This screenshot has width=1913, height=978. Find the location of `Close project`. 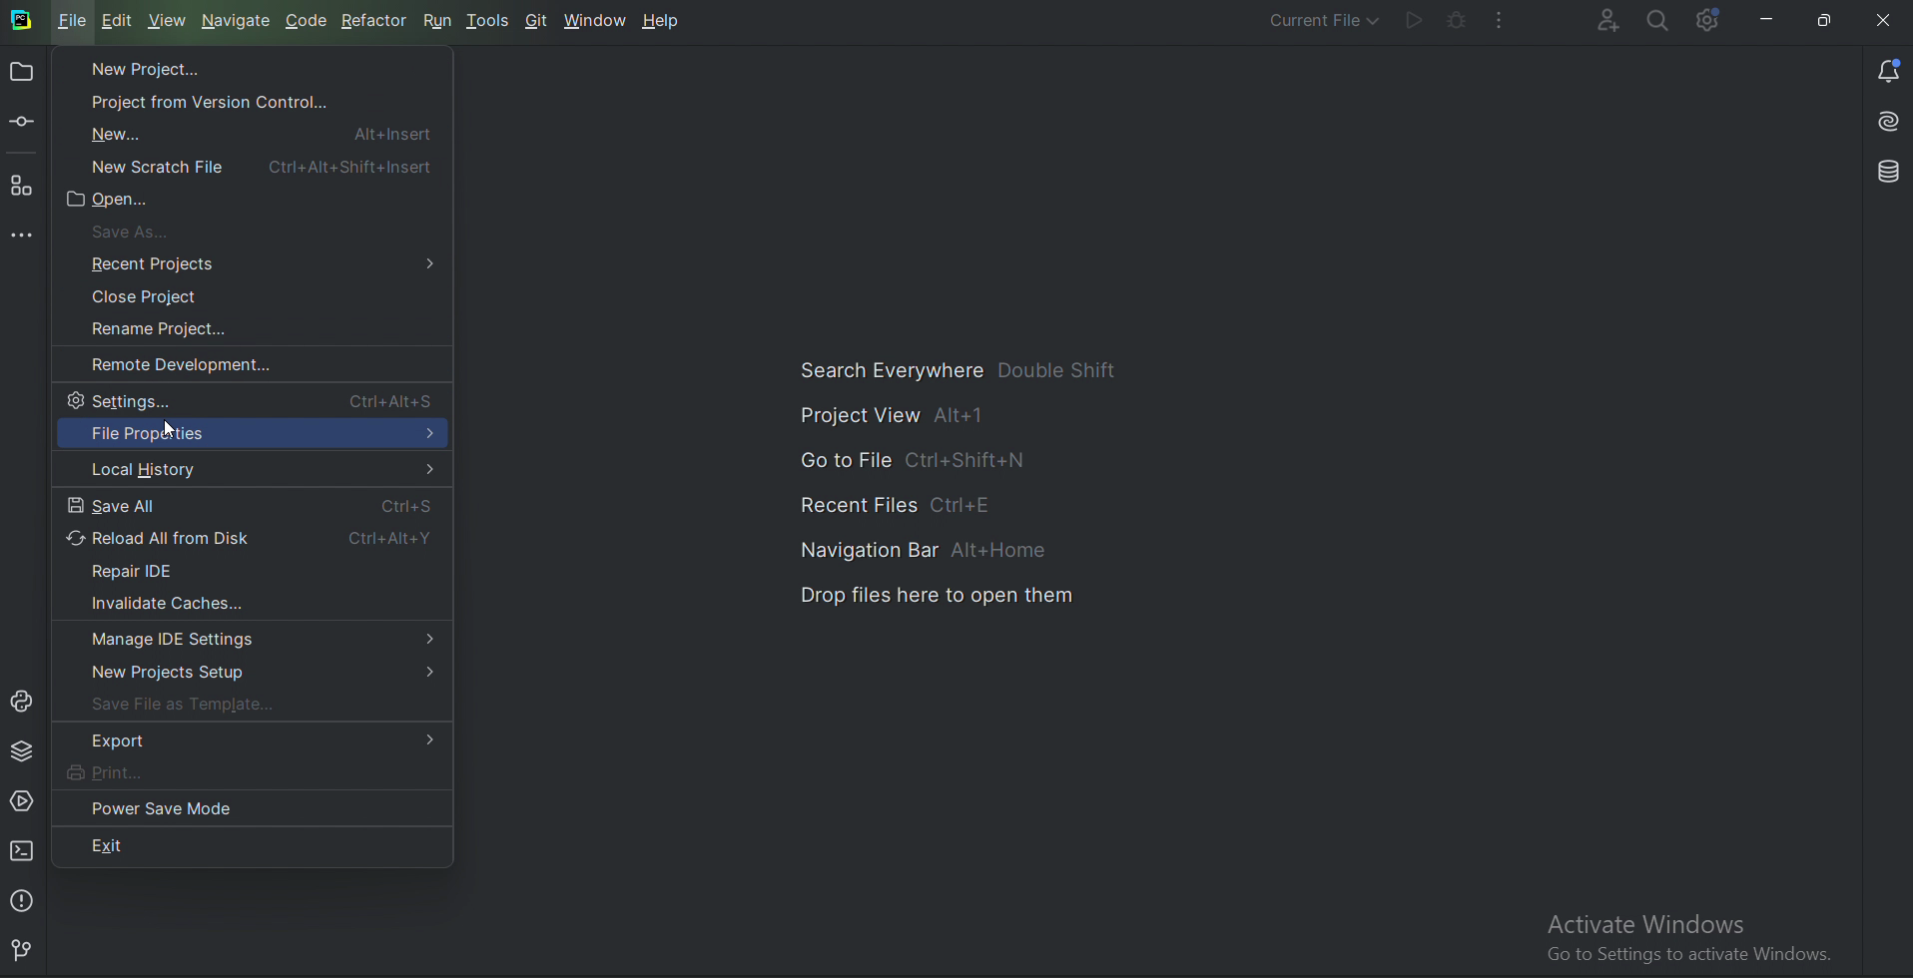

Close project is located at coordinates (159, 296).